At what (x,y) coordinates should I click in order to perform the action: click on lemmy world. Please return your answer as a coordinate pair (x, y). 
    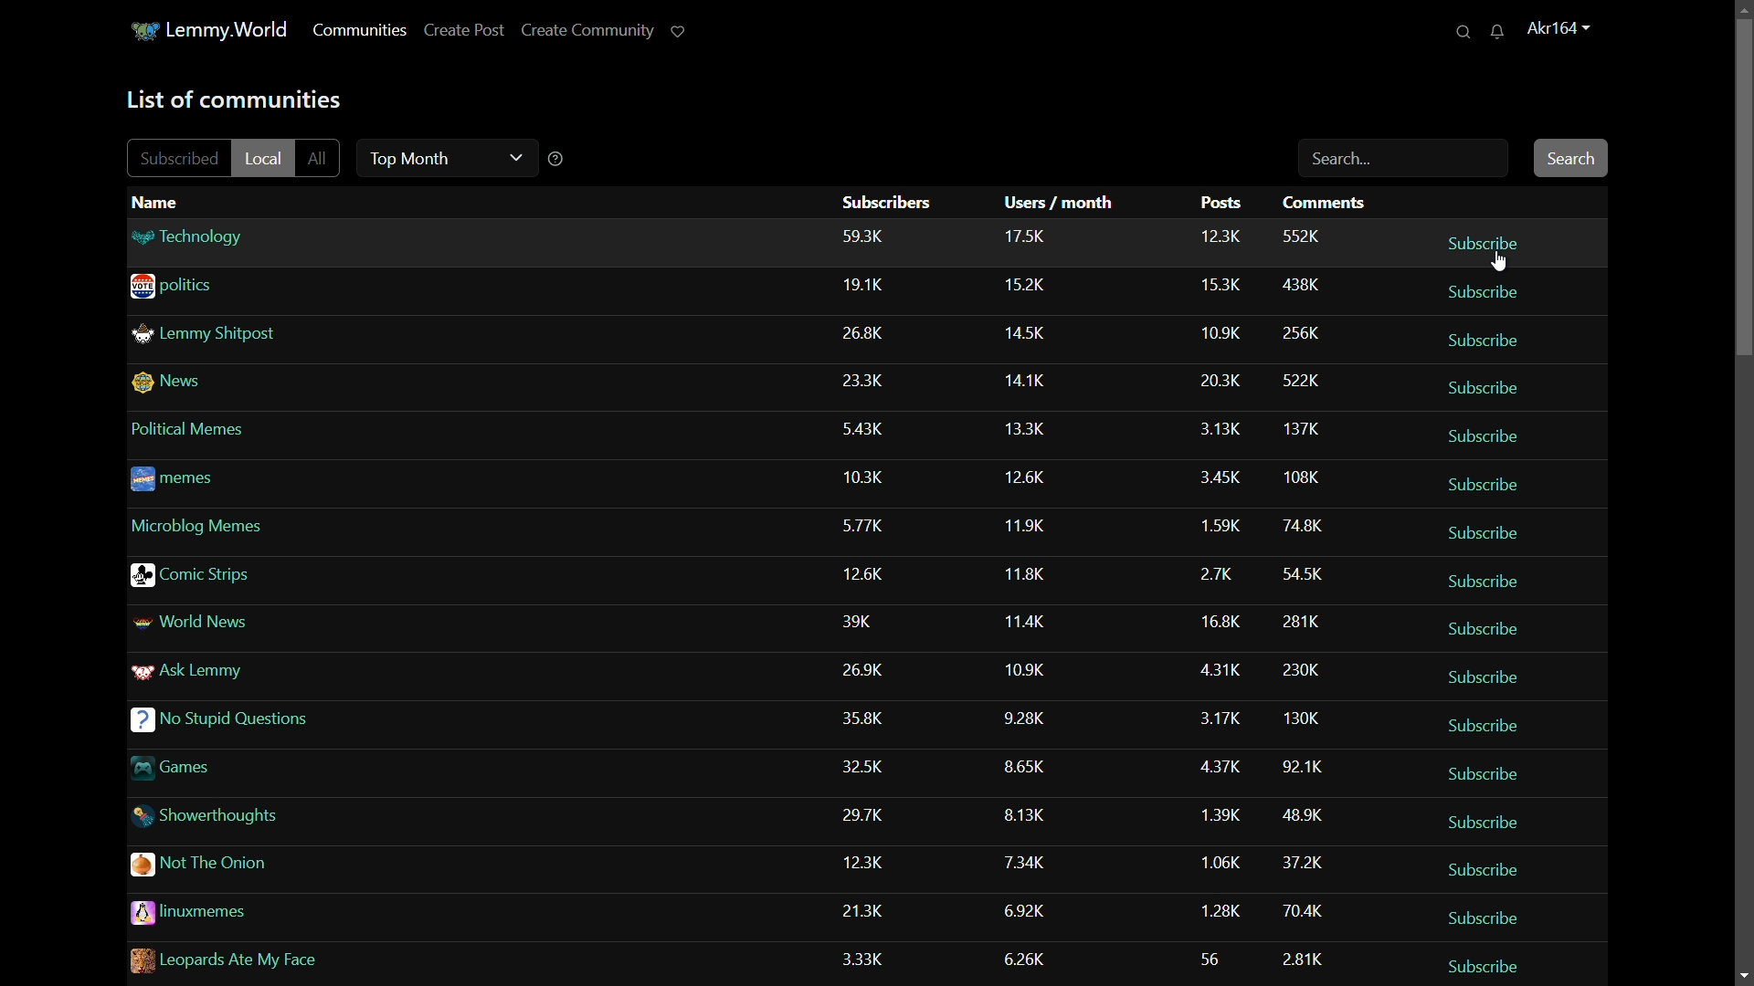
    Looking at the image, I should click on (232, 30).